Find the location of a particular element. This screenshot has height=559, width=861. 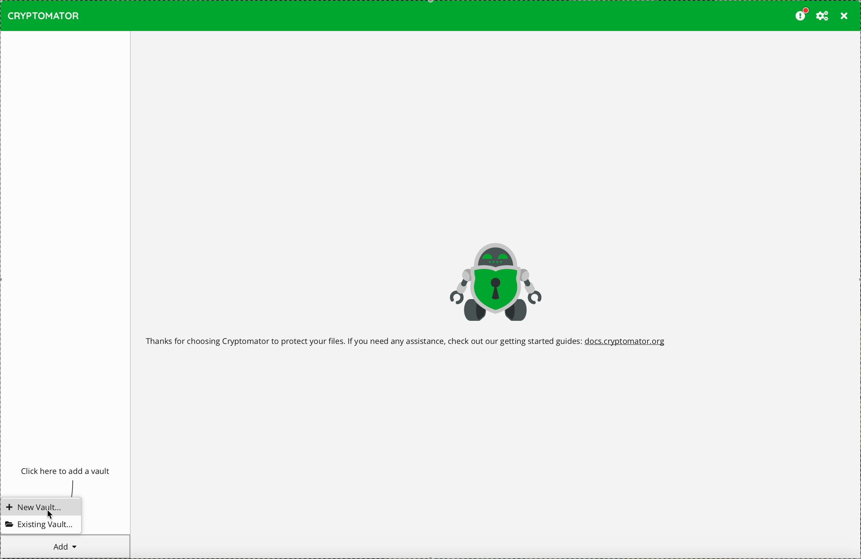

Cryptomator logo is located at coordinates (497, 282).